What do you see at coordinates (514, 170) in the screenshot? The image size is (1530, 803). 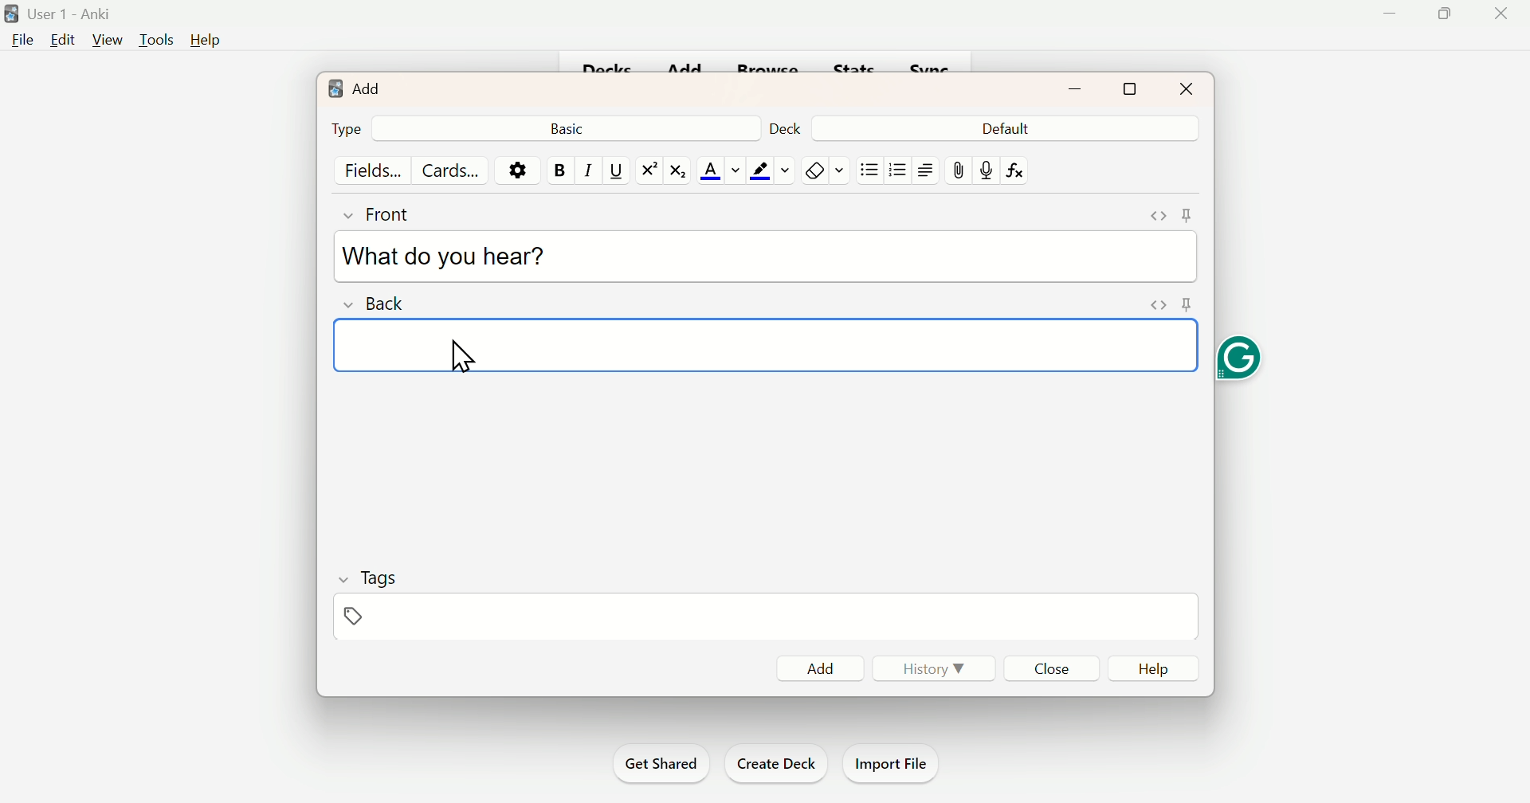 I see `Options` at bounding box center [514, 170].